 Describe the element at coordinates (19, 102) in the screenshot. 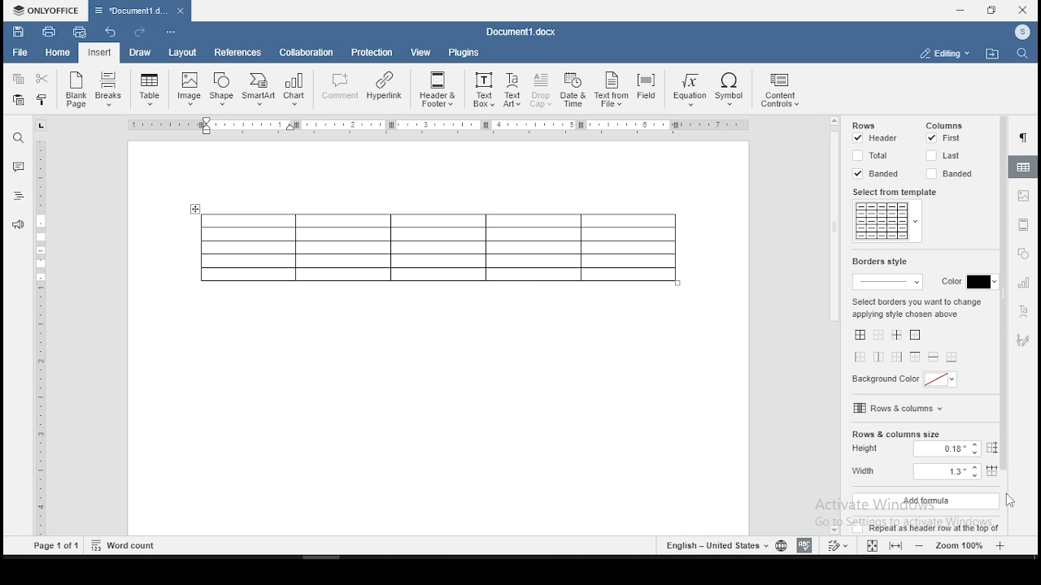

I see `paste` at that location.